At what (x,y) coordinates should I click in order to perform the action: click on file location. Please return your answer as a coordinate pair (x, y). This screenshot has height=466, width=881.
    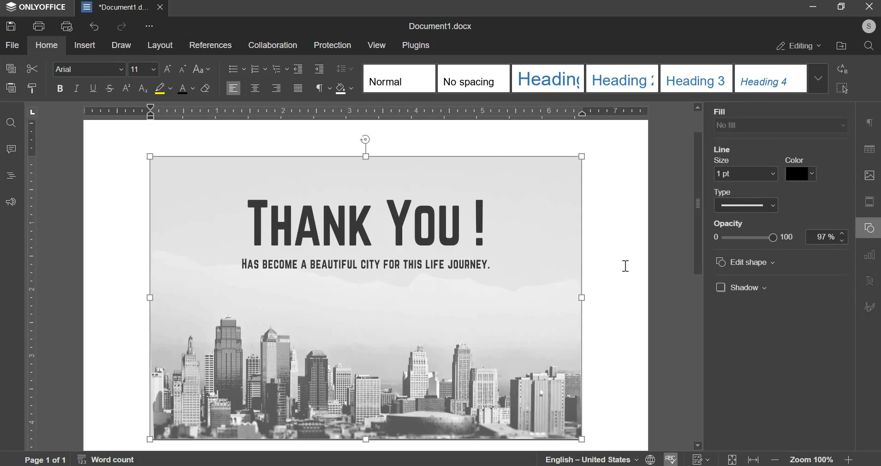
    Looking at the image, I should click on (841, 46).